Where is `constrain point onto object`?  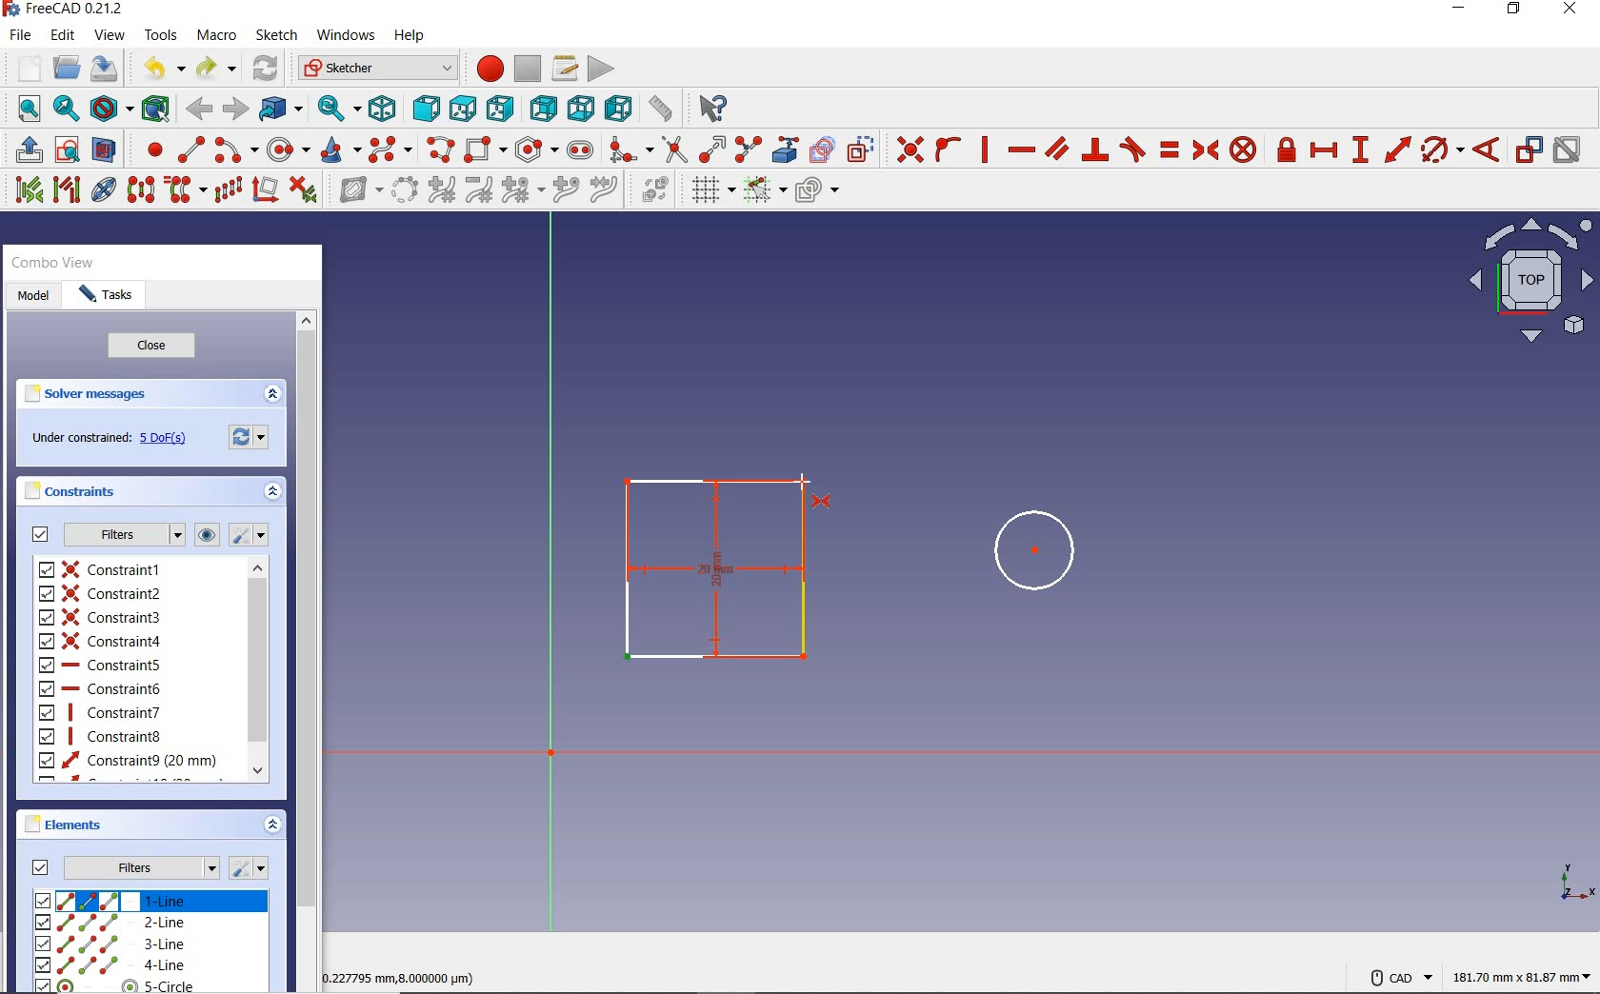
constrain point onto object is located at coordinates (948, 149).